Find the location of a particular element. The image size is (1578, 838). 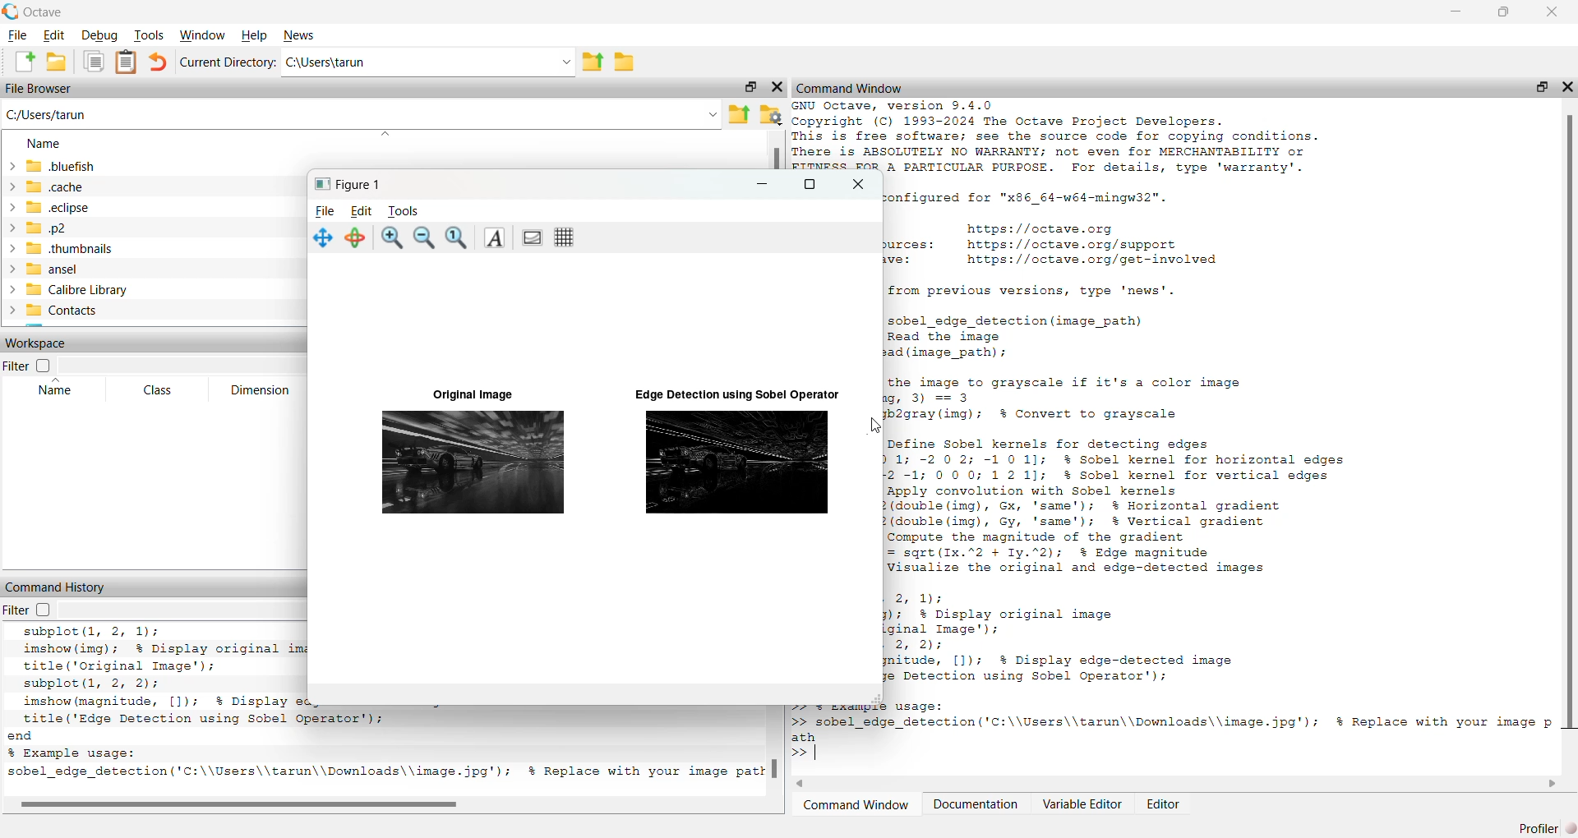

Command Window is located at coordinates (851, 85).